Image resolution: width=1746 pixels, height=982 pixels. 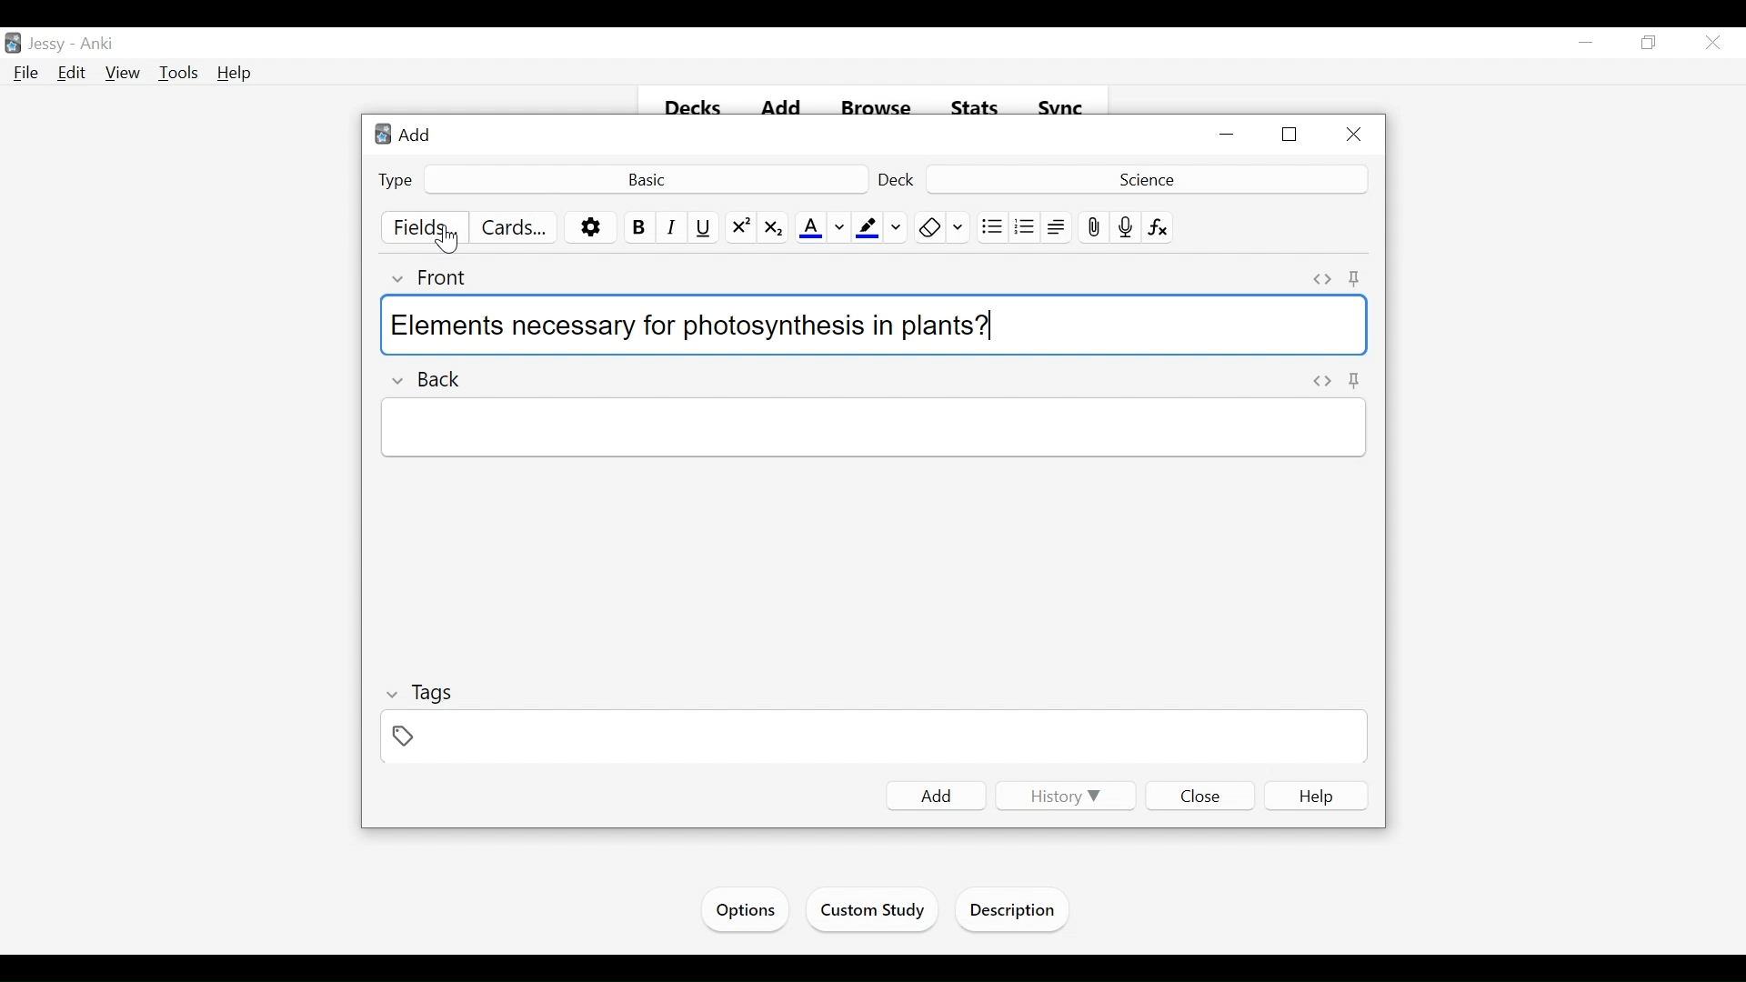 What do you see at coordinates (408, 134) in the screenshot?
I see `Add` at bounding box center [408, 134].